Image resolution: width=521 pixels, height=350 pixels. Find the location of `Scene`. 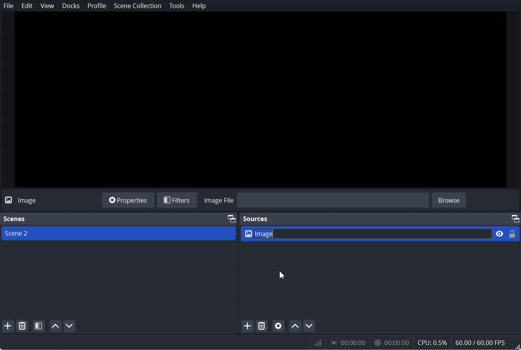

Scene is located at coordinates (118, 233).